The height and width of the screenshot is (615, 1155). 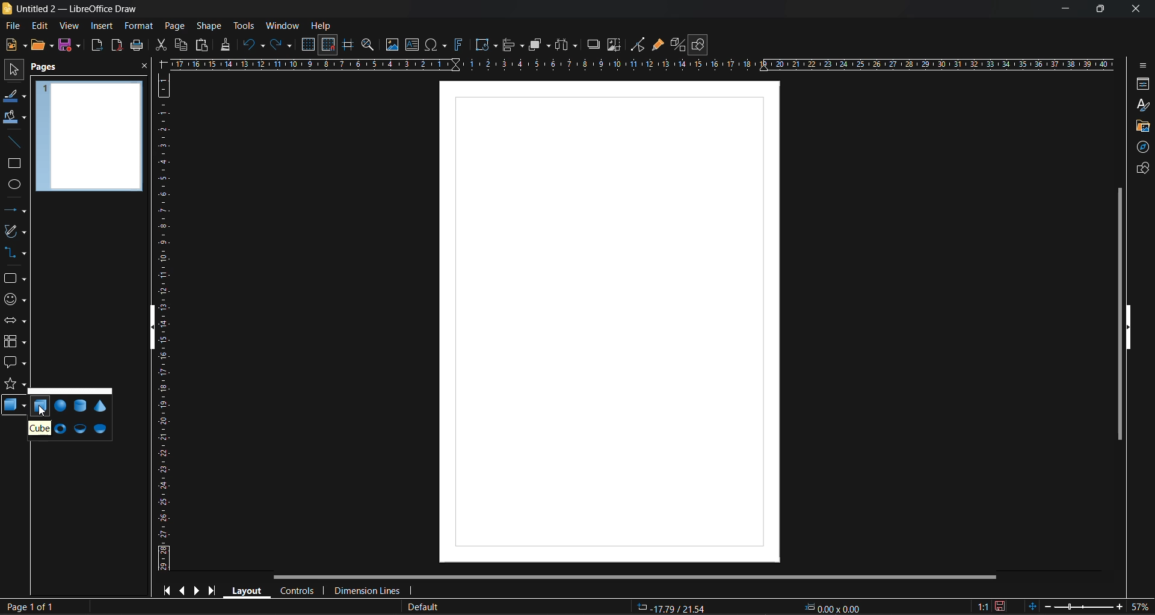 What do you see at coordinates (414, 45) in the screenshot?
I see `textbox` at bounding box center [414, 45].